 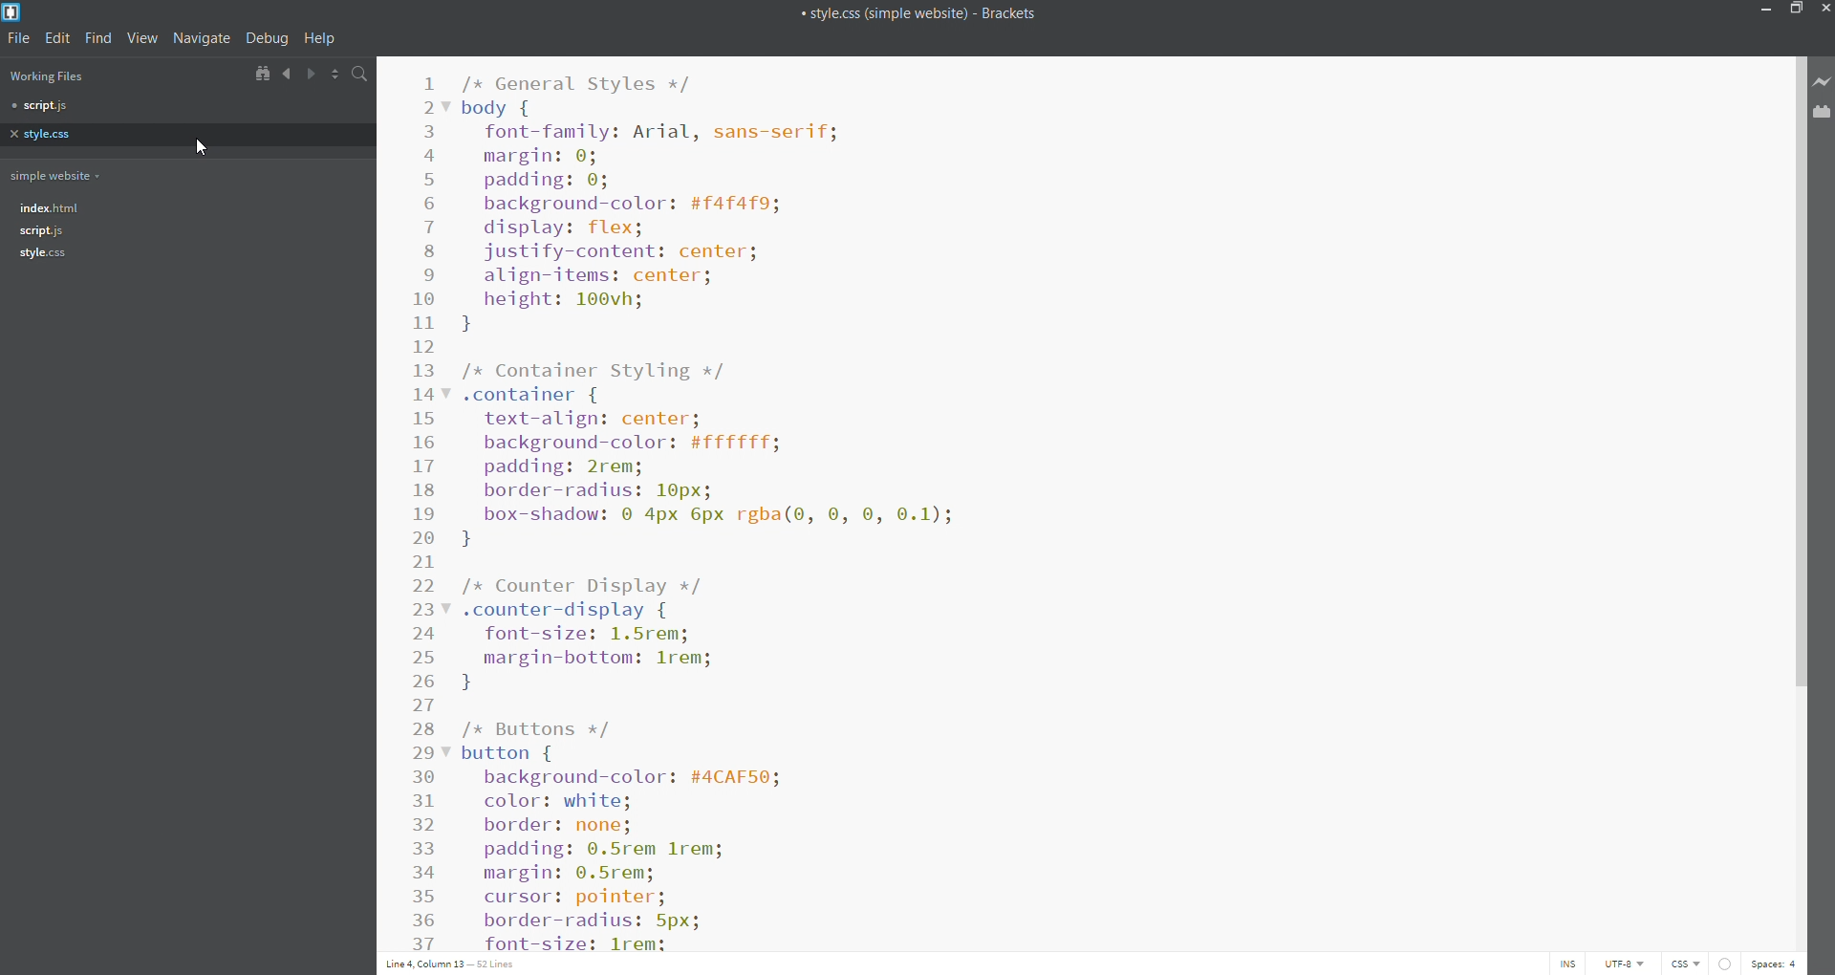 What do you see at coordinates (321, 38) in the screenshot?
I see `help` at bounding box center [321, 38].